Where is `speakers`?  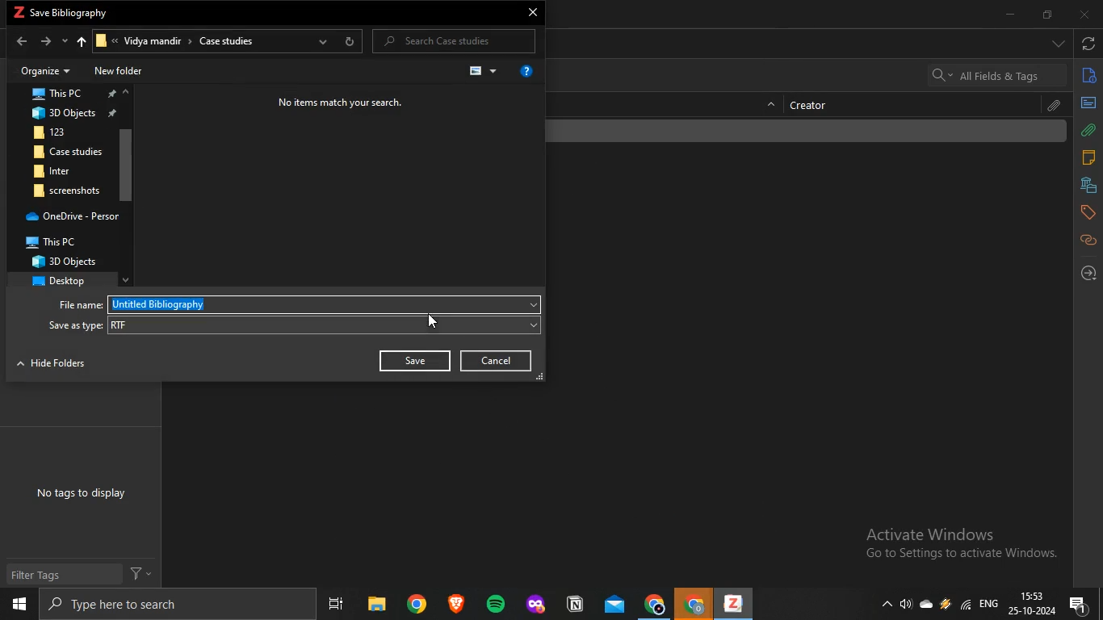
speakers is located at coordinates (908, 605).